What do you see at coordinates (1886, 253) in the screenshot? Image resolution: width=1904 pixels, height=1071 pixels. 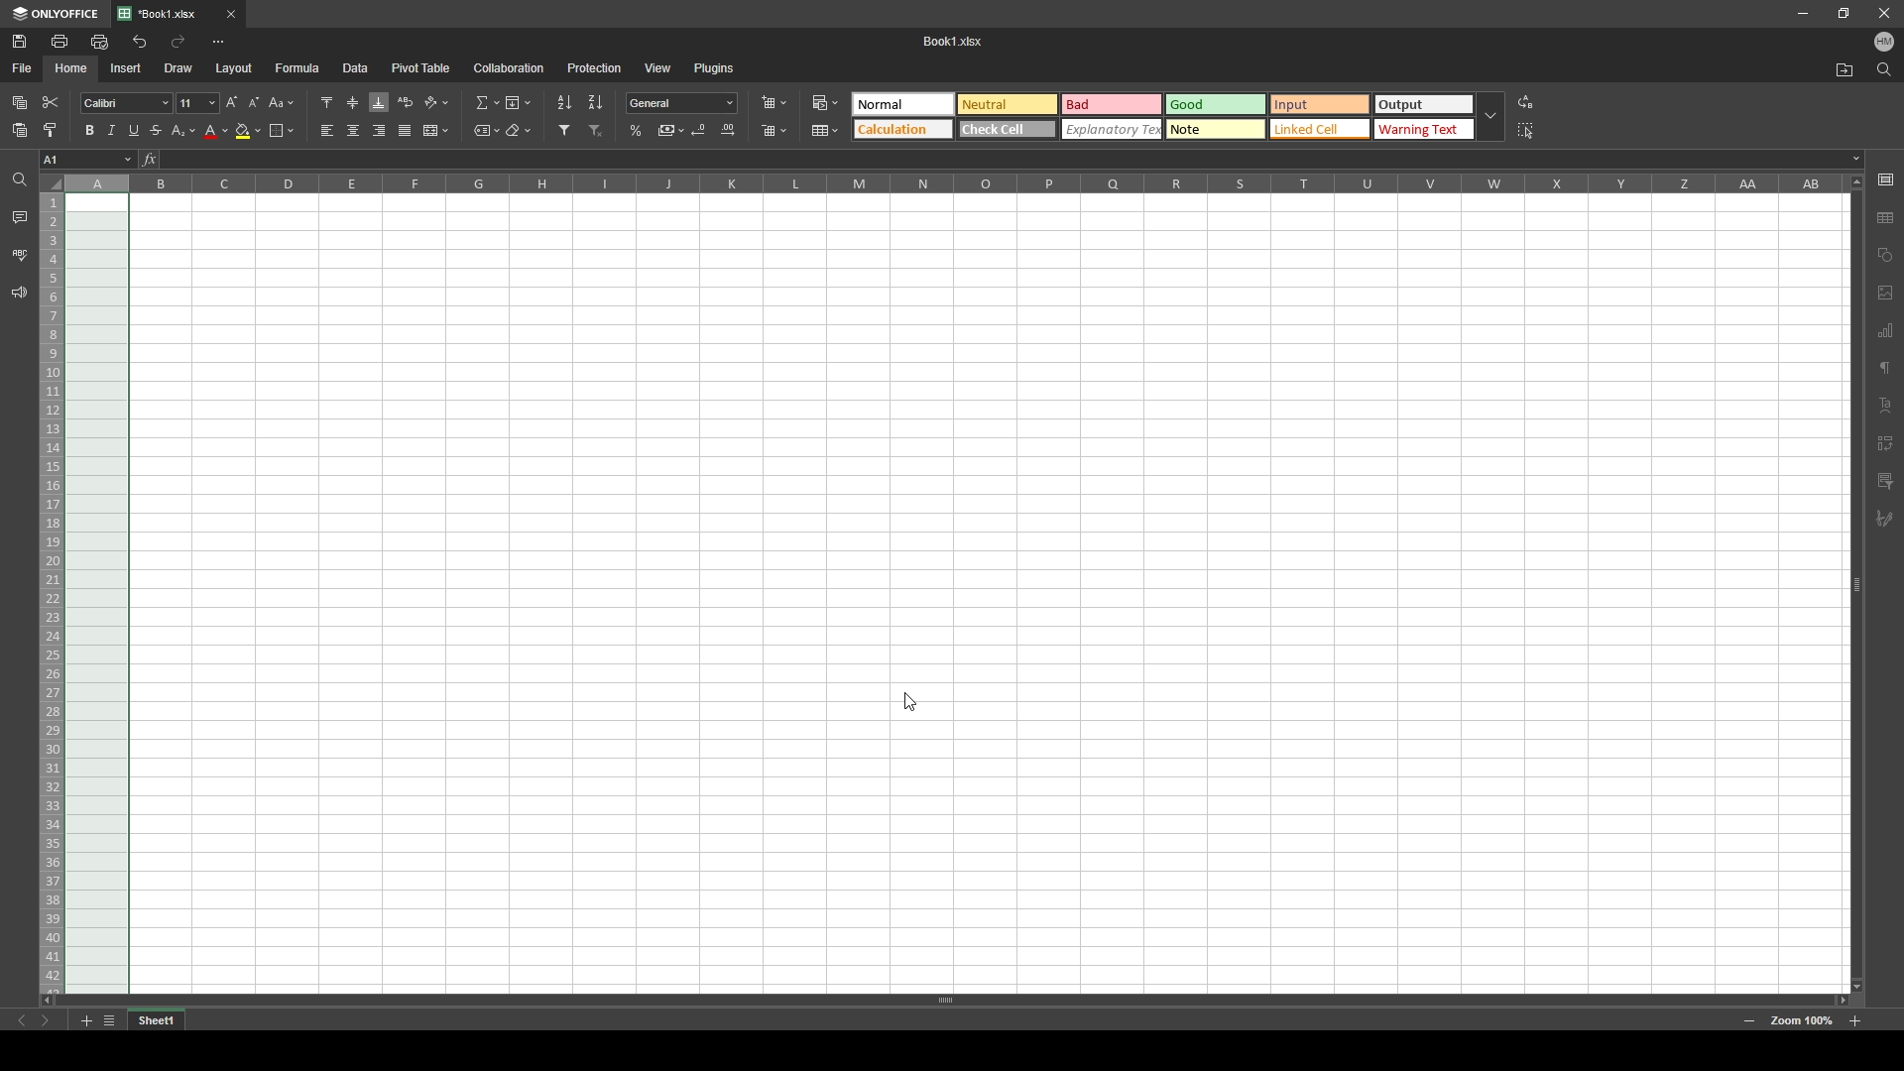 I see `shape` at bounding box center [1886, 253].